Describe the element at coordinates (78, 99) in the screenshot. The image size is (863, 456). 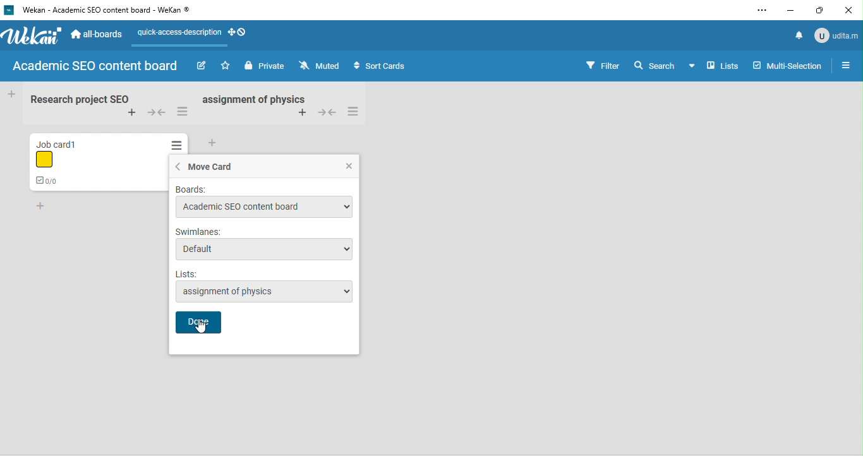
I see `list name` at that location.